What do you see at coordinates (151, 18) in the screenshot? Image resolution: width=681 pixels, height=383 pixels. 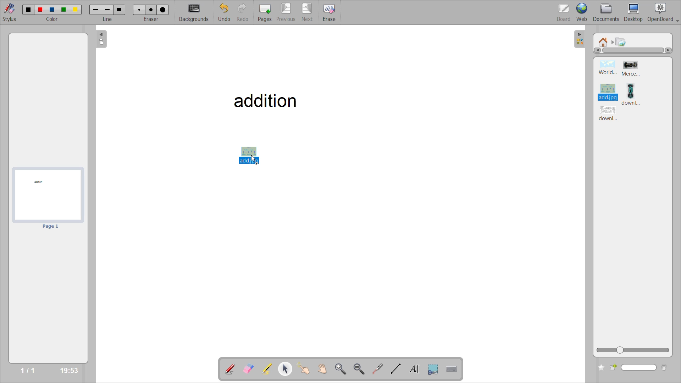 I see `eraser` at bounding box center [151, 18].